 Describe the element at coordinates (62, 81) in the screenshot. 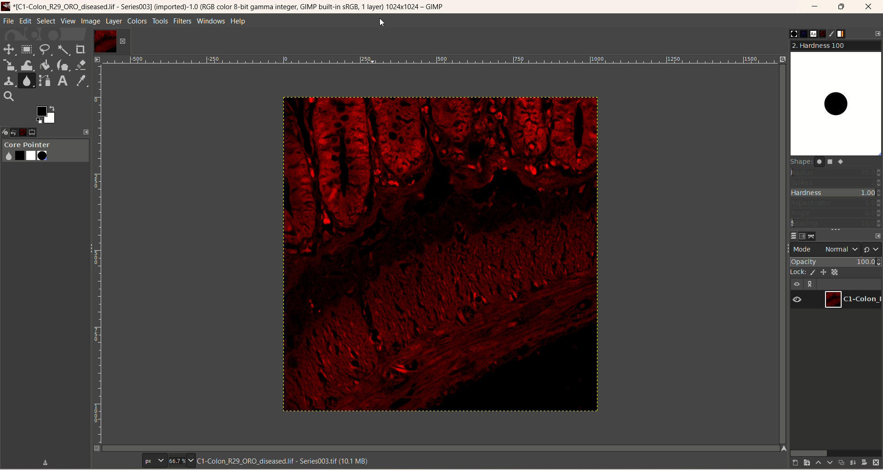

I see `text tool` at that location.